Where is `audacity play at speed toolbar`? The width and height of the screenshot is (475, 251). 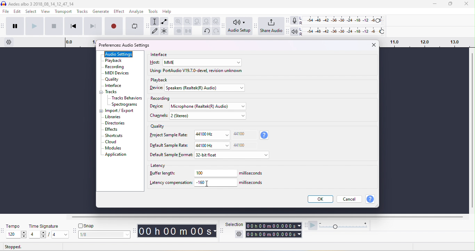
audacity play at speed toolbar is located at coordinates (306, 225).